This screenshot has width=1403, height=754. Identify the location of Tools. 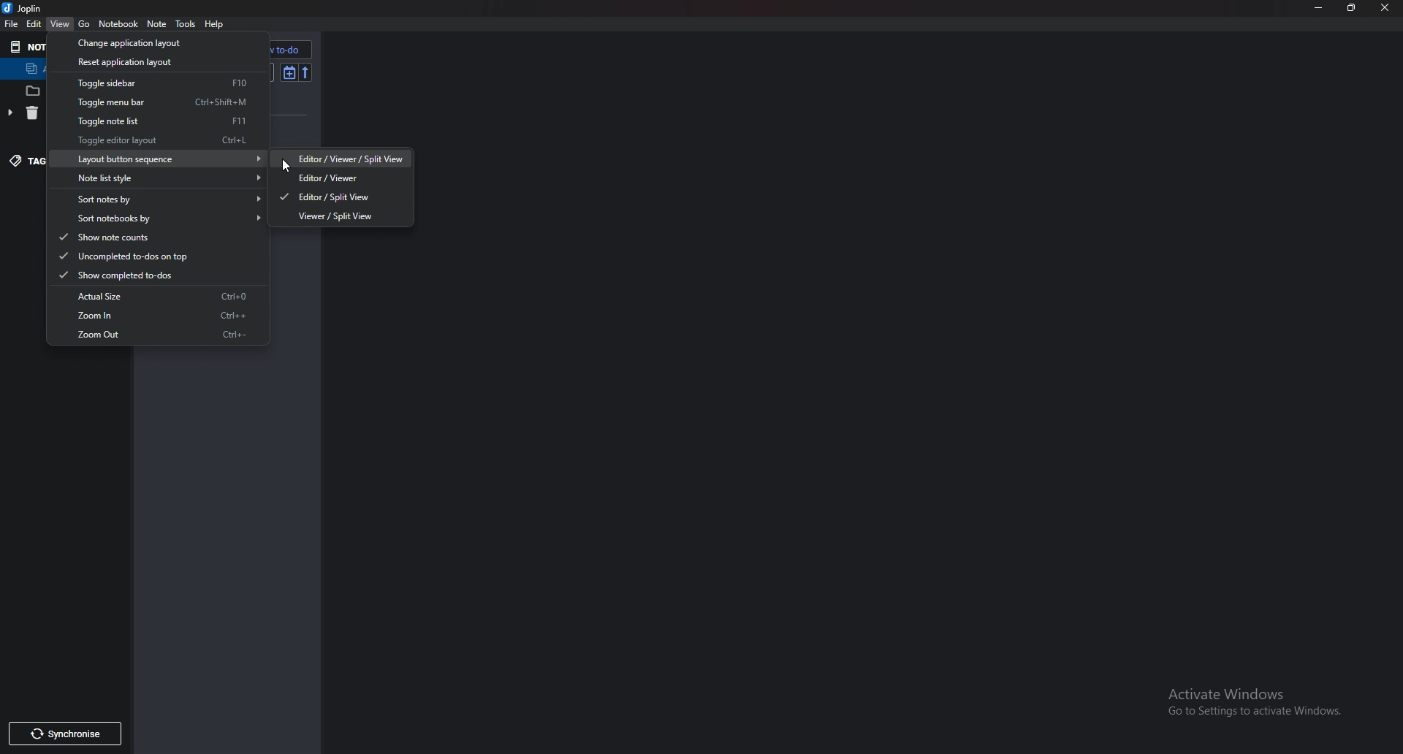
(186, 25).